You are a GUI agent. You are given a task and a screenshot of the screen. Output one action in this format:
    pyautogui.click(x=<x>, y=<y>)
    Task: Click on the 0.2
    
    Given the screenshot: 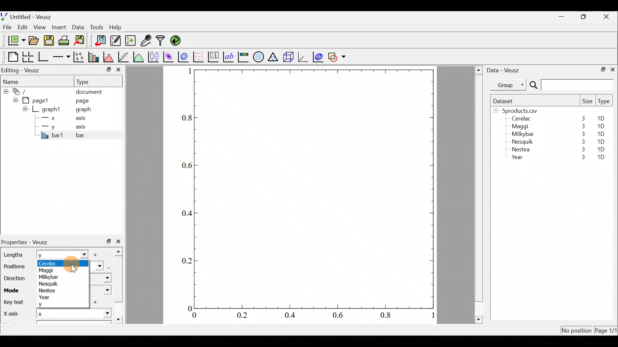 What is the action you would take?
    pyautogui.click(x=242, y=315)
    